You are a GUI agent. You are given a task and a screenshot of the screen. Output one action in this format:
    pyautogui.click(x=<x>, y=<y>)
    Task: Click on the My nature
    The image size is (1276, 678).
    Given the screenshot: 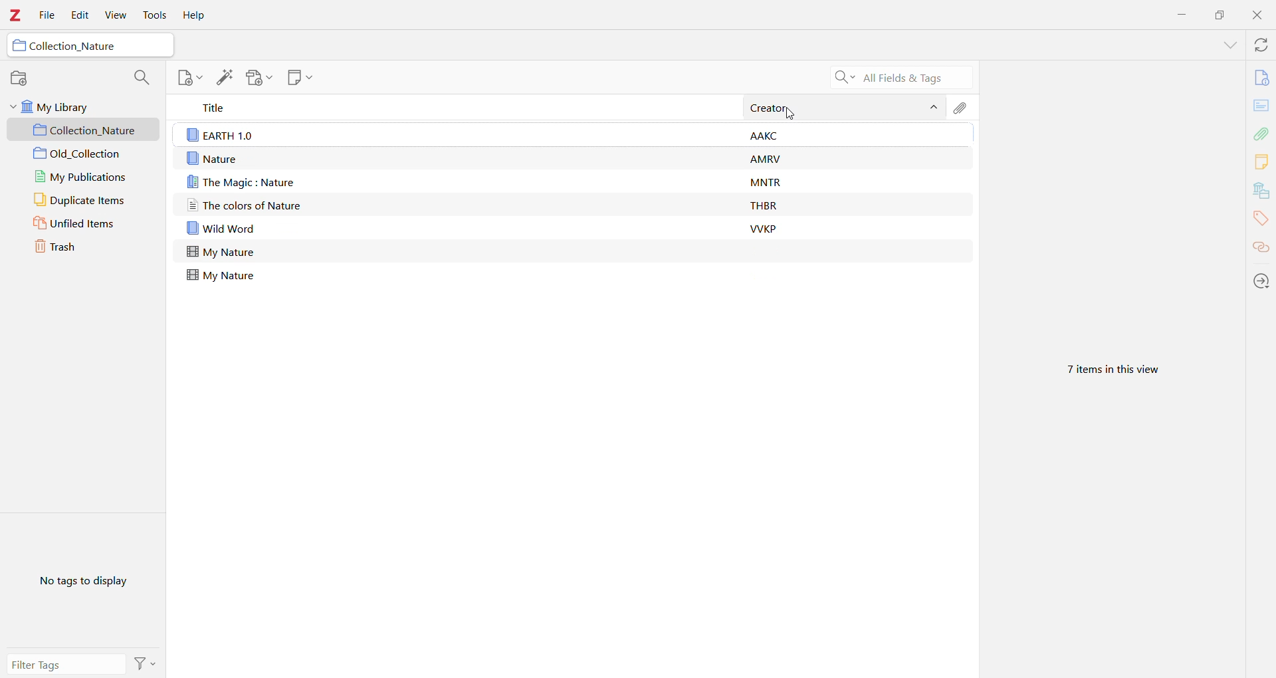 What is the action you would take?
    pyautogui.click(x=247, y=277)
    